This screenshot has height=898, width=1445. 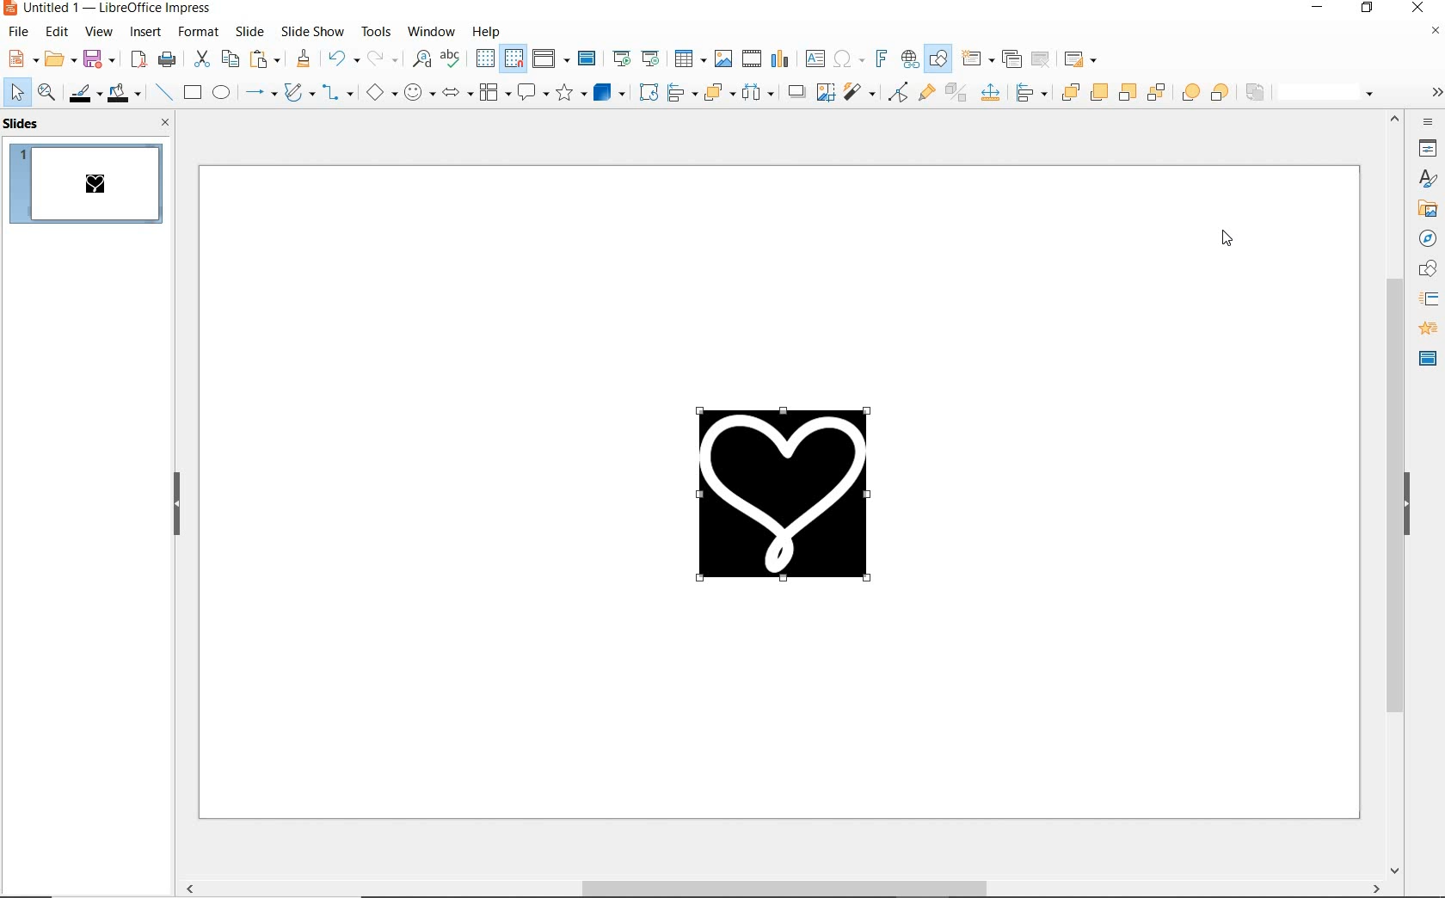 I want to click on paste, so click(x=263, y=60).